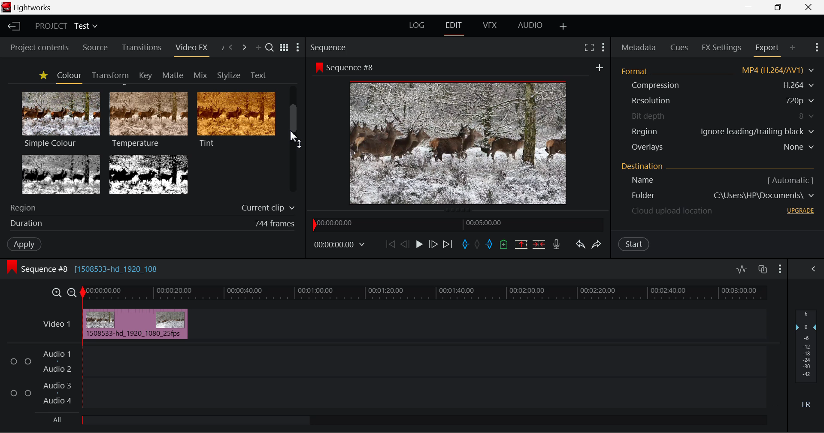 This screenshot has width=824, height=433. Describe the element at coordinates (520, 244) in the screenshot. I see `Remove marked section` at that location.